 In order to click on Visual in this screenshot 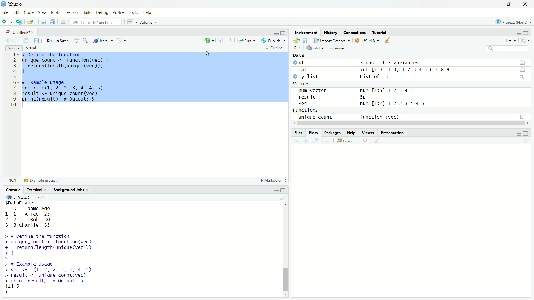, I will do `click(32, 48)`.